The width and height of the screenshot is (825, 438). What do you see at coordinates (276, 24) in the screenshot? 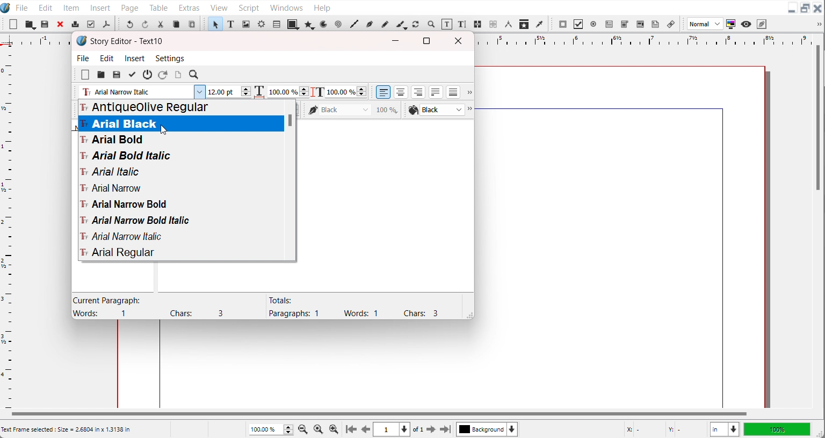
I see `Table` at bounding box center [276, 24].